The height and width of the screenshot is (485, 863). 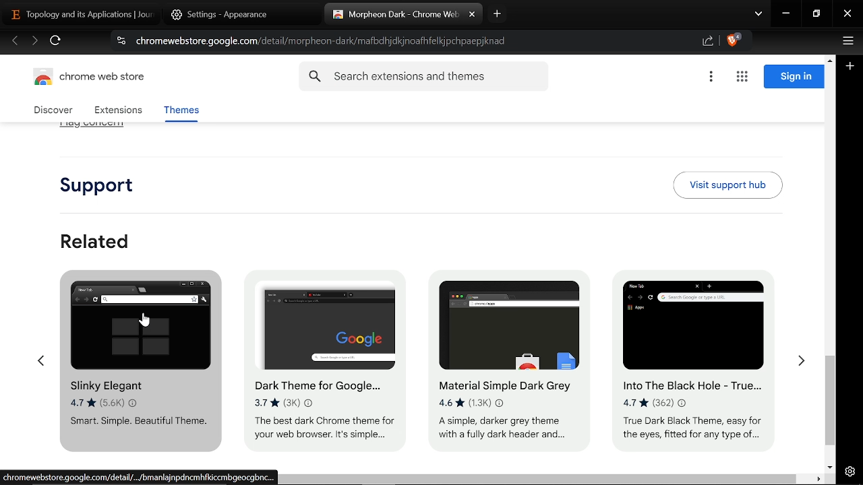 What do you see at coordinates (734, 42) in the screenshot?
I see `Brave shield` at bounding box center [734, 42].